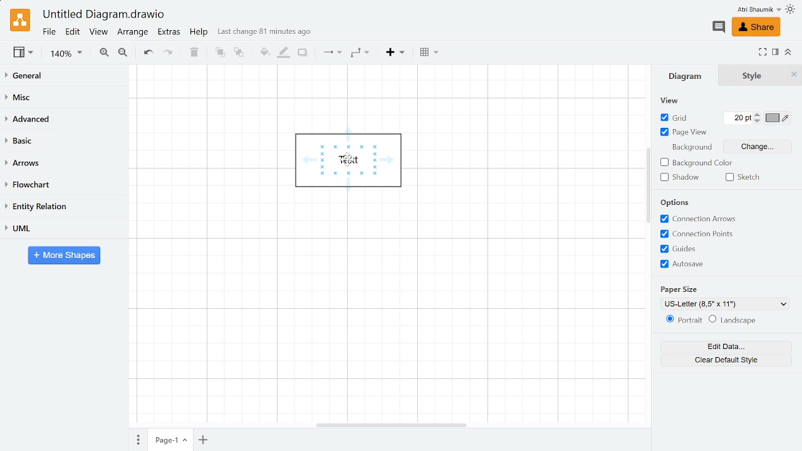 Image resolution: width=802 pixels, height=451 pixels. I want to click on Background color, so click(698, 163).